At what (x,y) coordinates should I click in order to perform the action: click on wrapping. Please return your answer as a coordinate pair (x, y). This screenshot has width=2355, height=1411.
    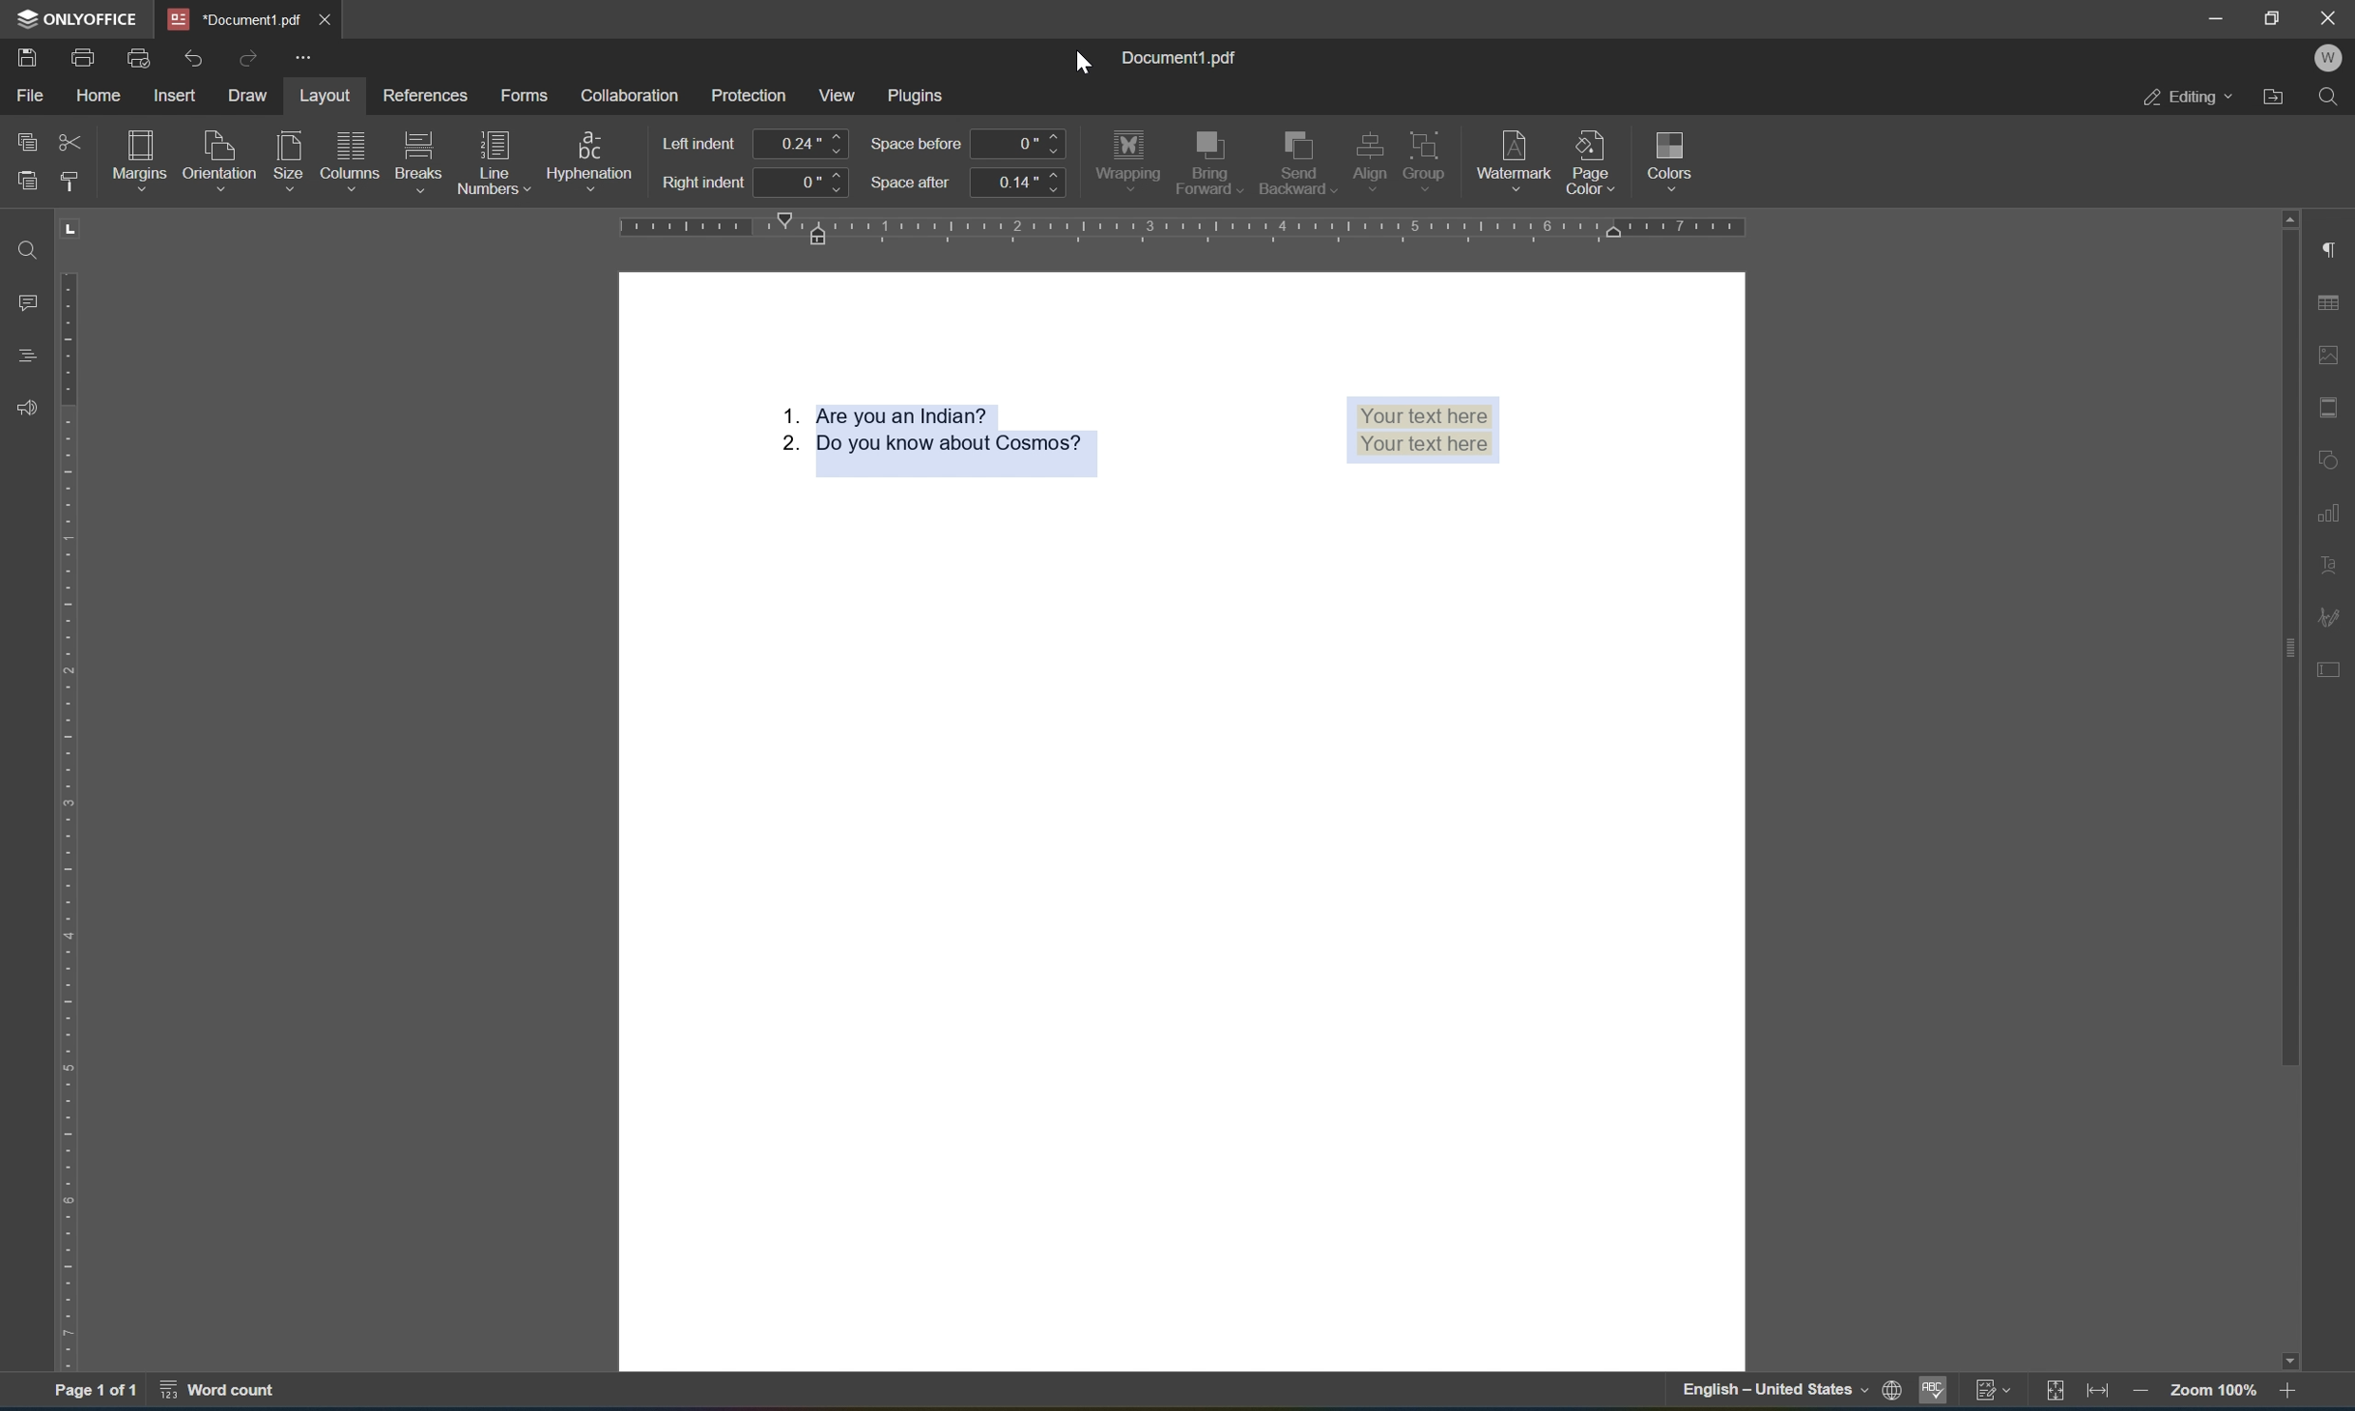
    Looking at the image, I should click on (1129, 157).